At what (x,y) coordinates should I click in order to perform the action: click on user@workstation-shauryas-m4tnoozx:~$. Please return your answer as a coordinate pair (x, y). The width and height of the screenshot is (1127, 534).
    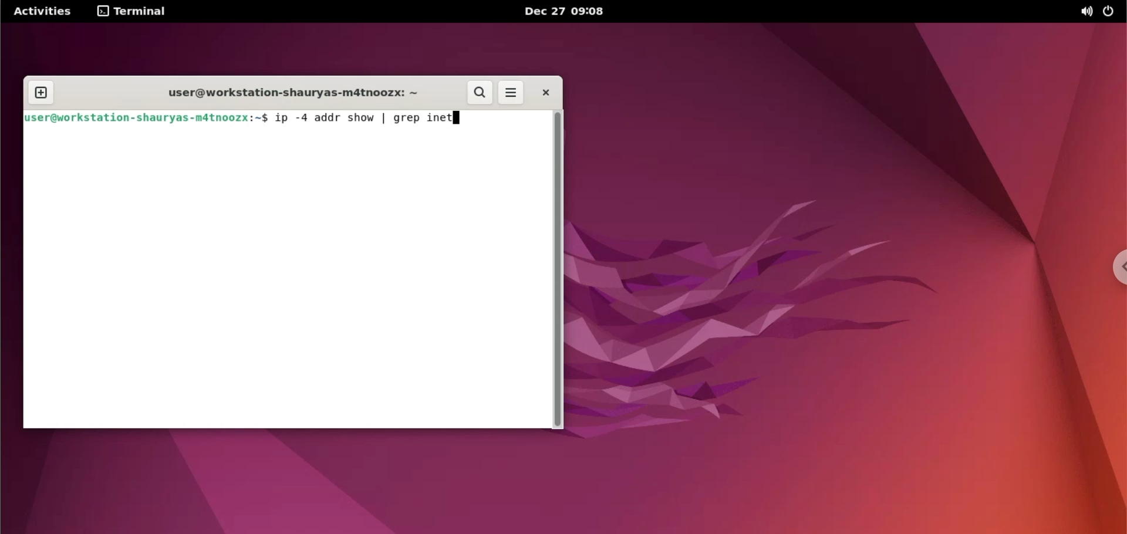
    Looking at the image, I should click on (146, 119).